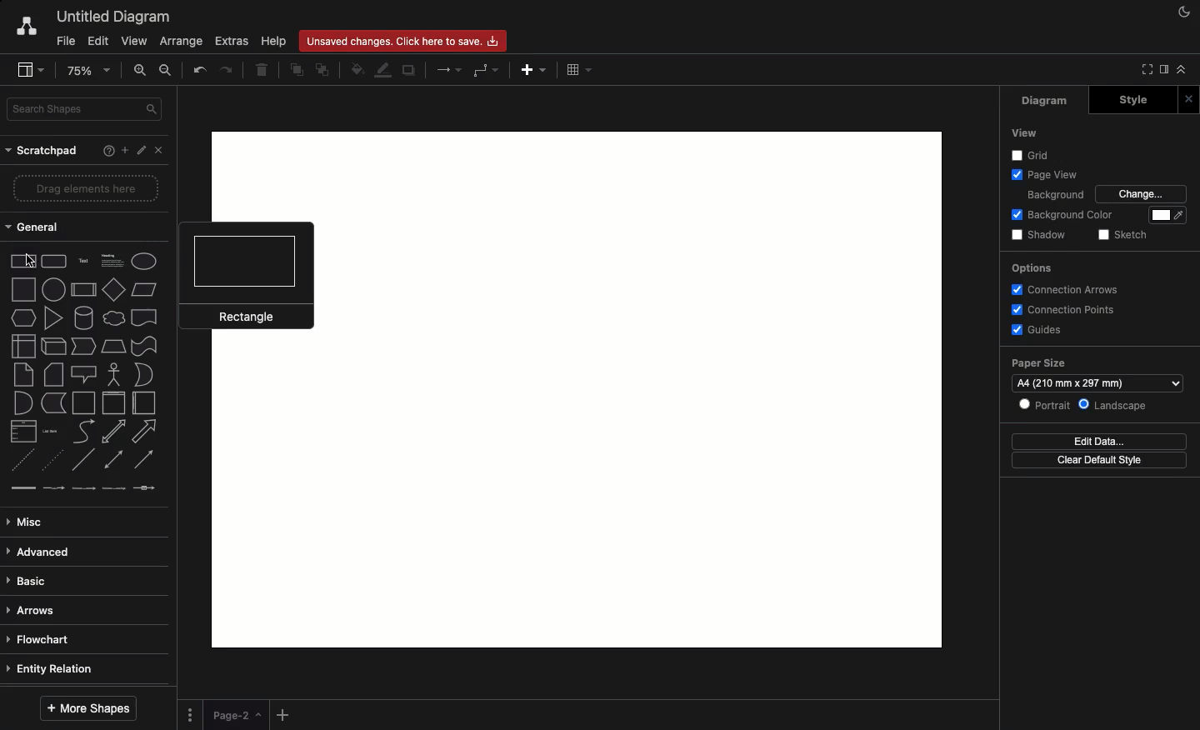 This screenshot has height=730, width=1200. What do you see at coordinates (112, 17) in the screenshot?
I see `Untitled diagram` at bounding box center [112, 17].